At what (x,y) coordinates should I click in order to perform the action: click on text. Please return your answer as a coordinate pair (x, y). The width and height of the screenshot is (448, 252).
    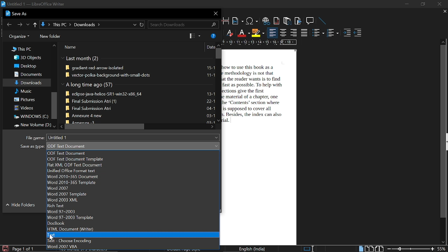
    Looking at the image, I should click on (132, 235).